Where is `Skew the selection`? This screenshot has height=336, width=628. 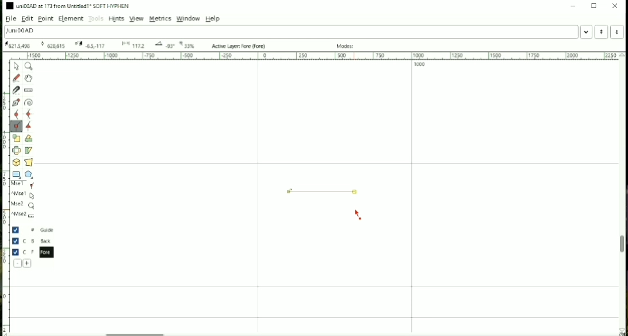
Skew the selection is located at coordinates (28, 151).